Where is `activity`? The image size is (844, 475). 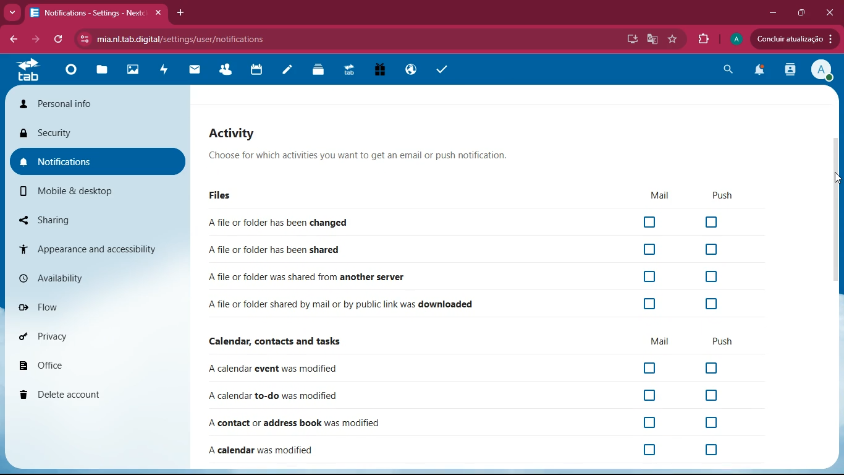
activity is located at coordinates (791, 71).